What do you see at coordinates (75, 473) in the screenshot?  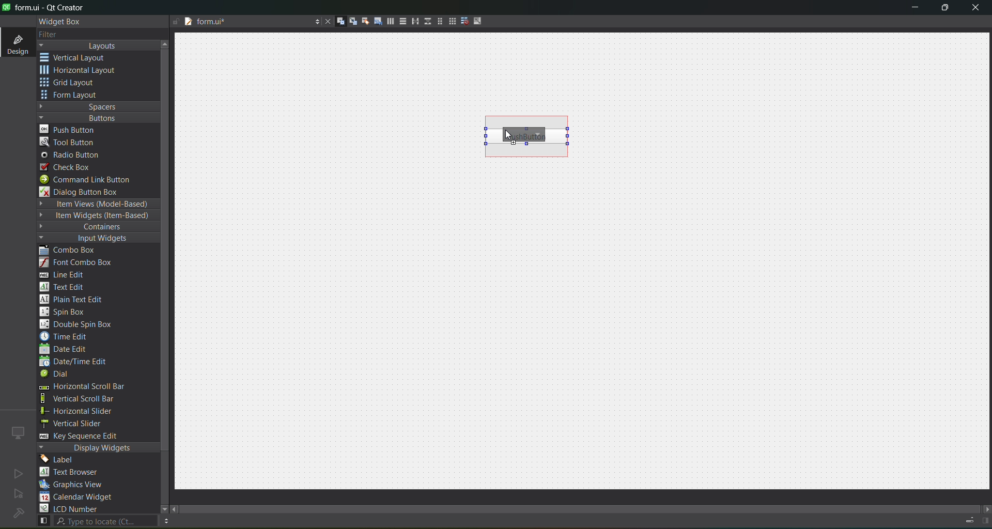 I see `text` at bounding box center [75, 473].